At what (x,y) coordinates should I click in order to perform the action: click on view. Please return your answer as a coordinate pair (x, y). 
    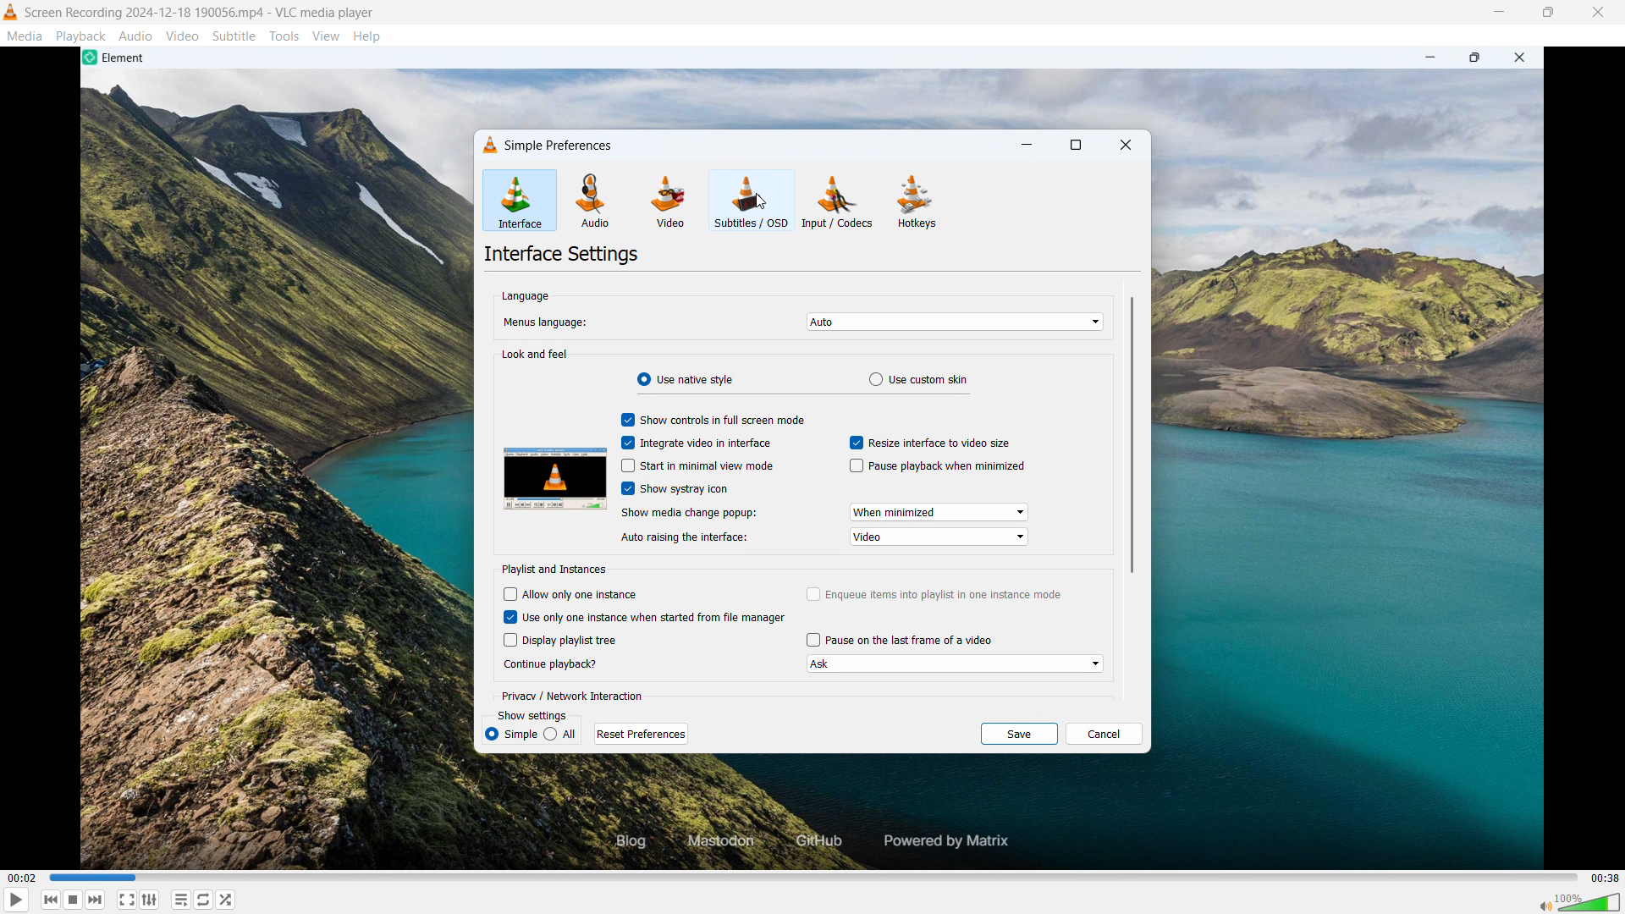
    Looking at the image, I should click on (327, 37).